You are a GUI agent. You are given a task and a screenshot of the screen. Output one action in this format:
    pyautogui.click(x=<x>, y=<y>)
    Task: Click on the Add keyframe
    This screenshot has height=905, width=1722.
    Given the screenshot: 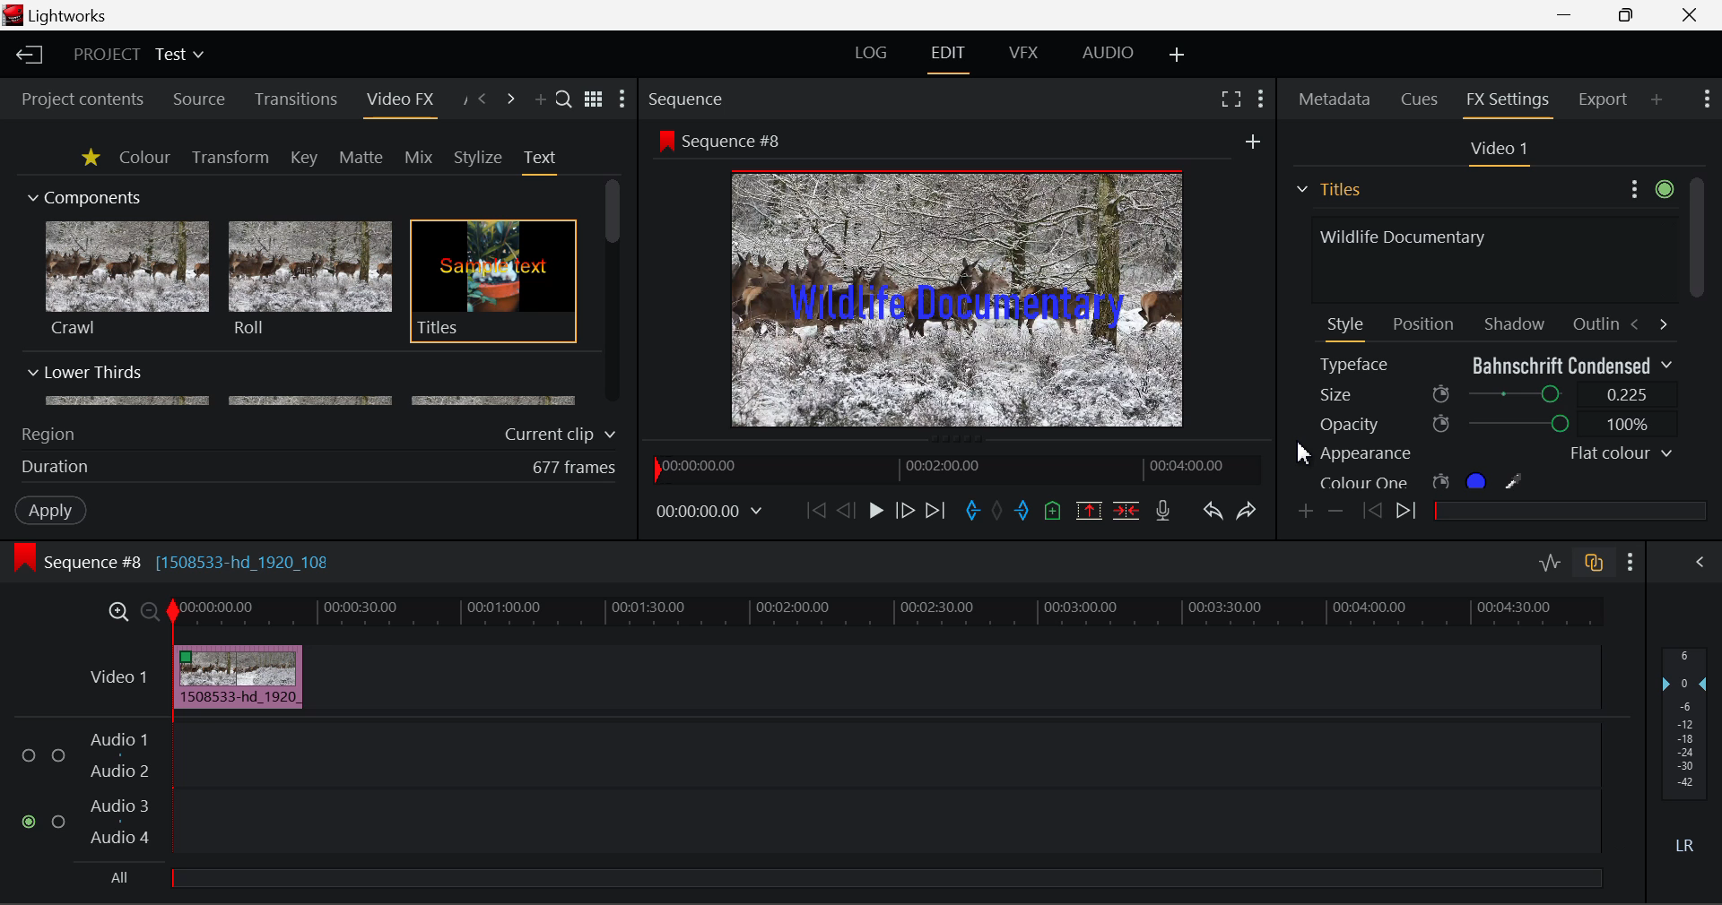 What is the action you would take?
    pyautogui.click(x=1308, y=513)
    